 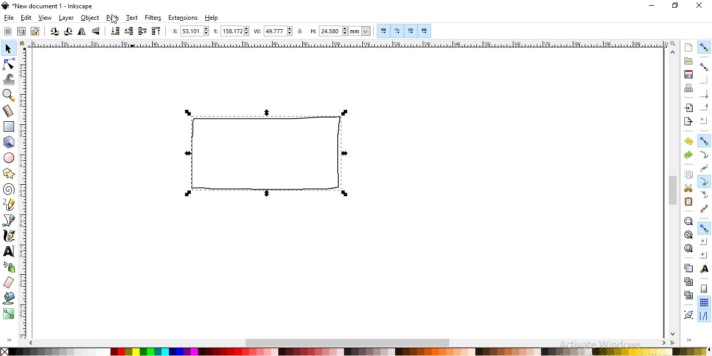 I want to click on cut, so click(x=688, y=189).